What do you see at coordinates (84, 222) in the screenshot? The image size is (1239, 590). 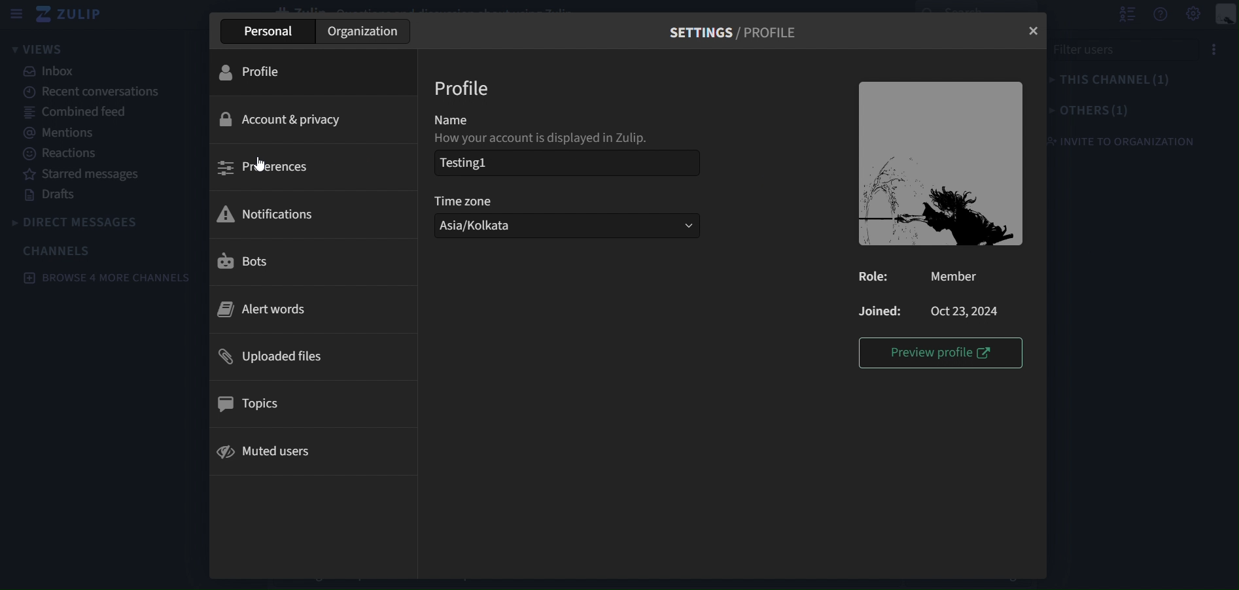 I see `direct messages` at bounding box center [84, 222].